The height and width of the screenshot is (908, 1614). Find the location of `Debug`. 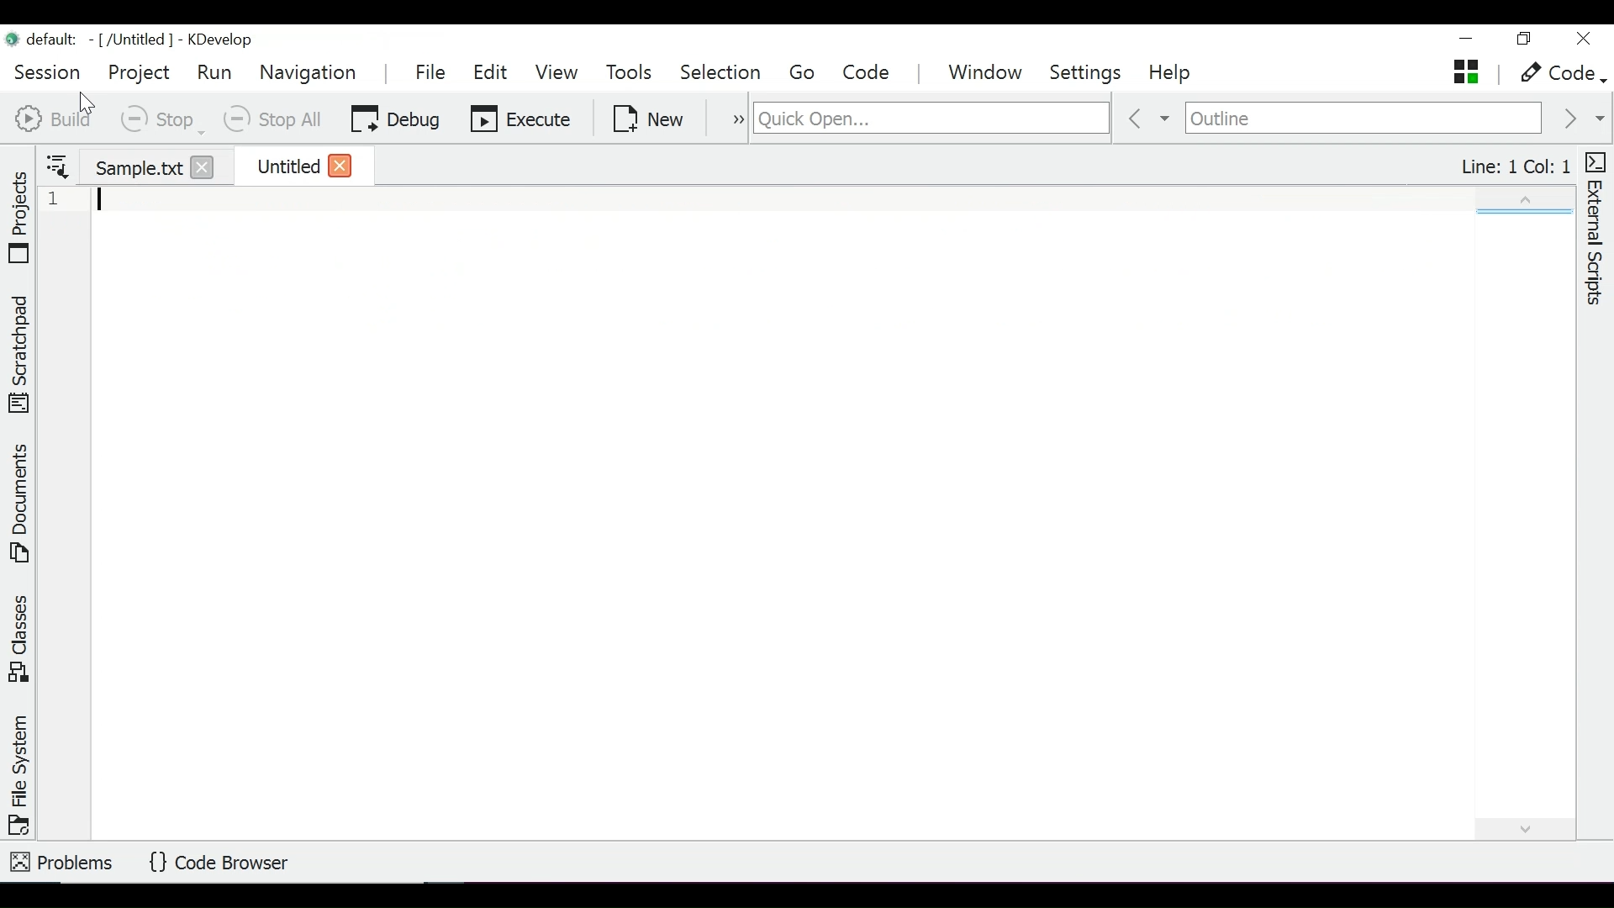

Debug is located at coordinates (396, 118).